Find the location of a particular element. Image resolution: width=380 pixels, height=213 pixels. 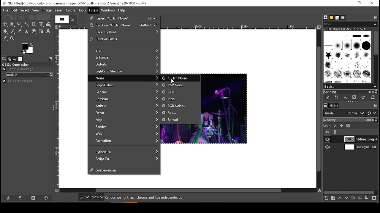

patterns is located at coordinates (332, 18).